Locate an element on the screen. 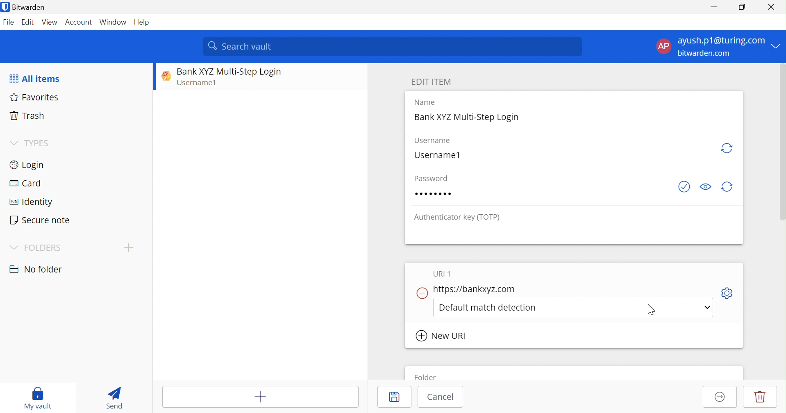  Search vault is located at coordinates (394, 46).